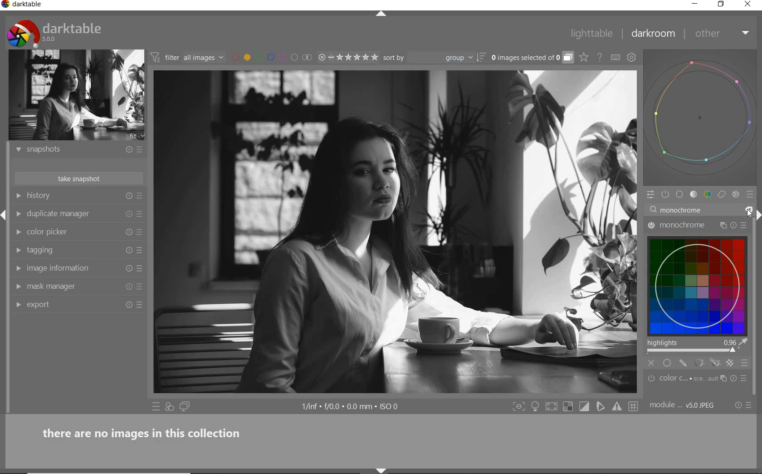  I want to click on reset, so click(127, 250).